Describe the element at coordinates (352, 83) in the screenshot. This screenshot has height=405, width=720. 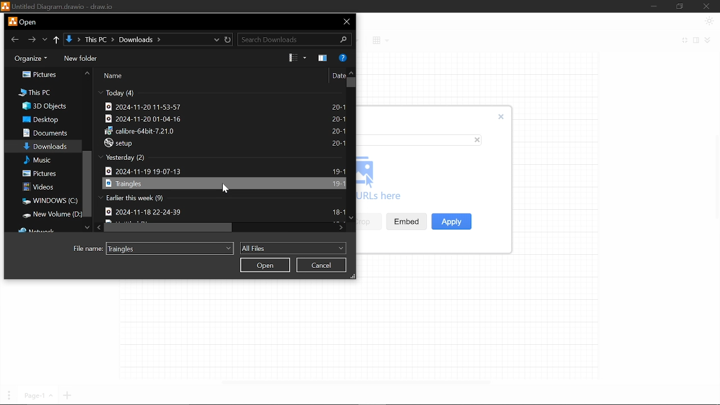
I see `vertical scrollbar for files in "Download"` at that location.